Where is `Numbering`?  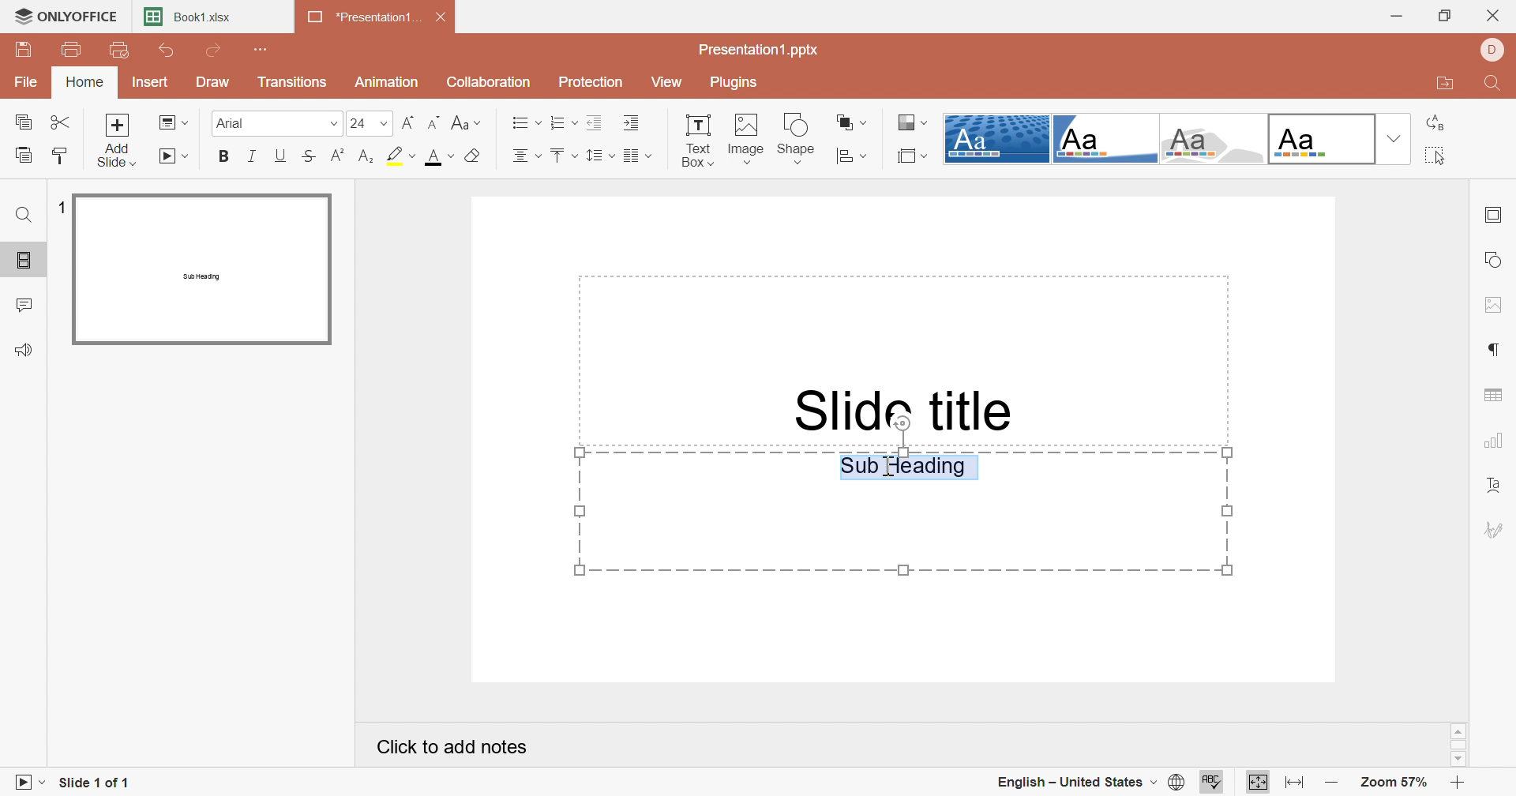
Numbering is located at coordinates (562, 121).